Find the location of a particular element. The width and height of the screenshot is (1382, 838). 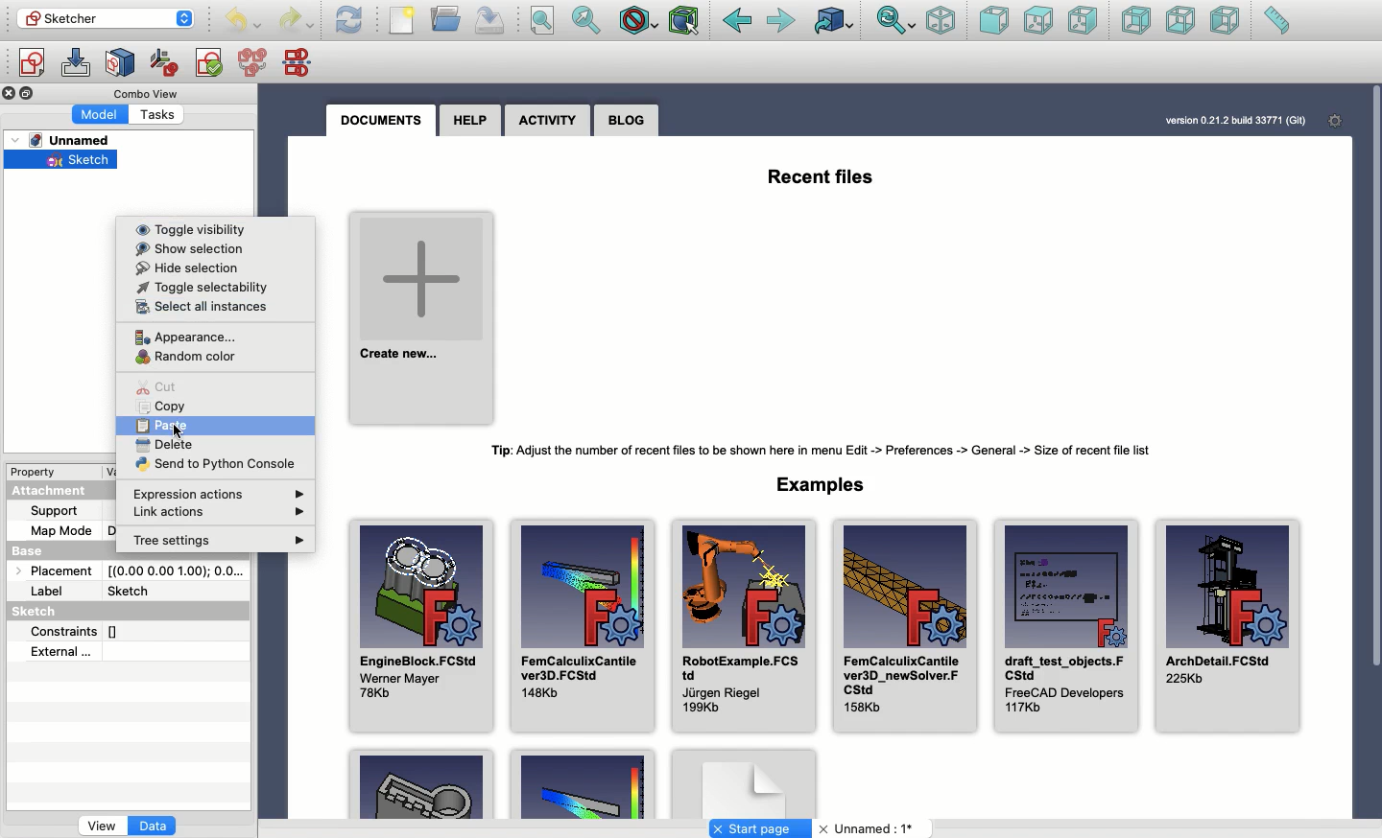

FemCalculixCantile is located at coordinates (582, 623).